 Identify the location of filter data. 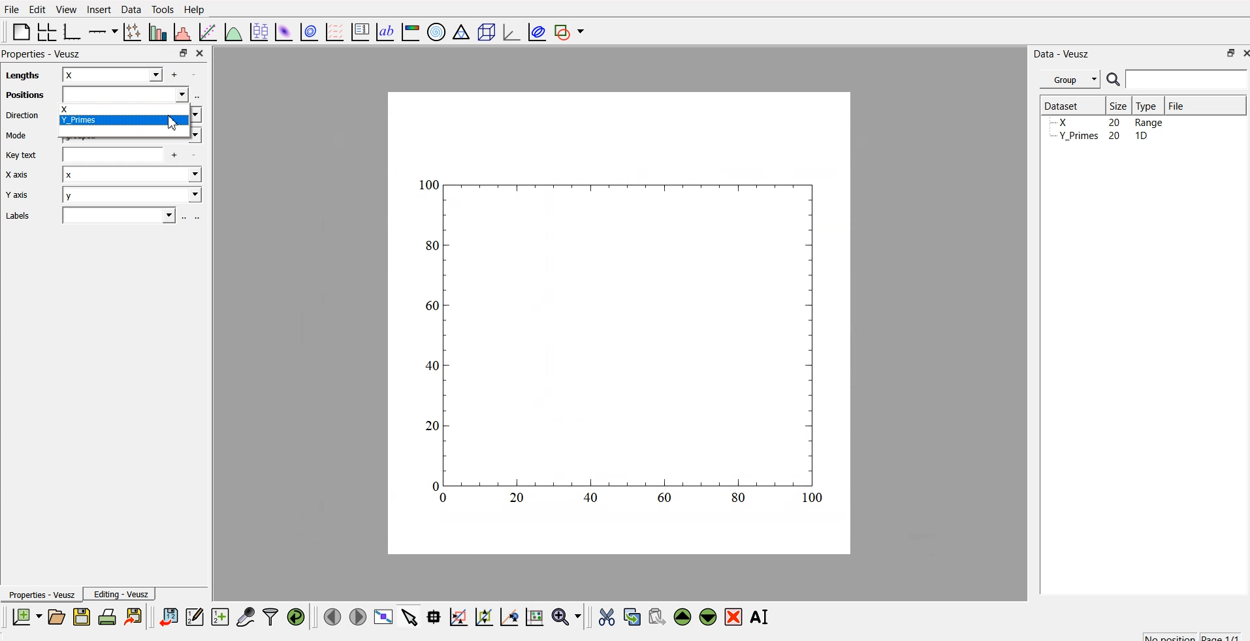
(270, 615).